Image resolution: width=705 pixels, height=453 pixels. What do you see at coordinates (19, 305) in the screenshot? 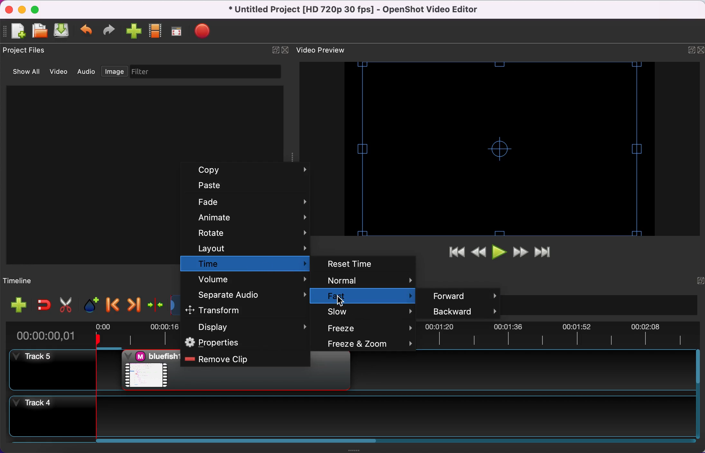
I see `add file` at bounding box center [19, 305].